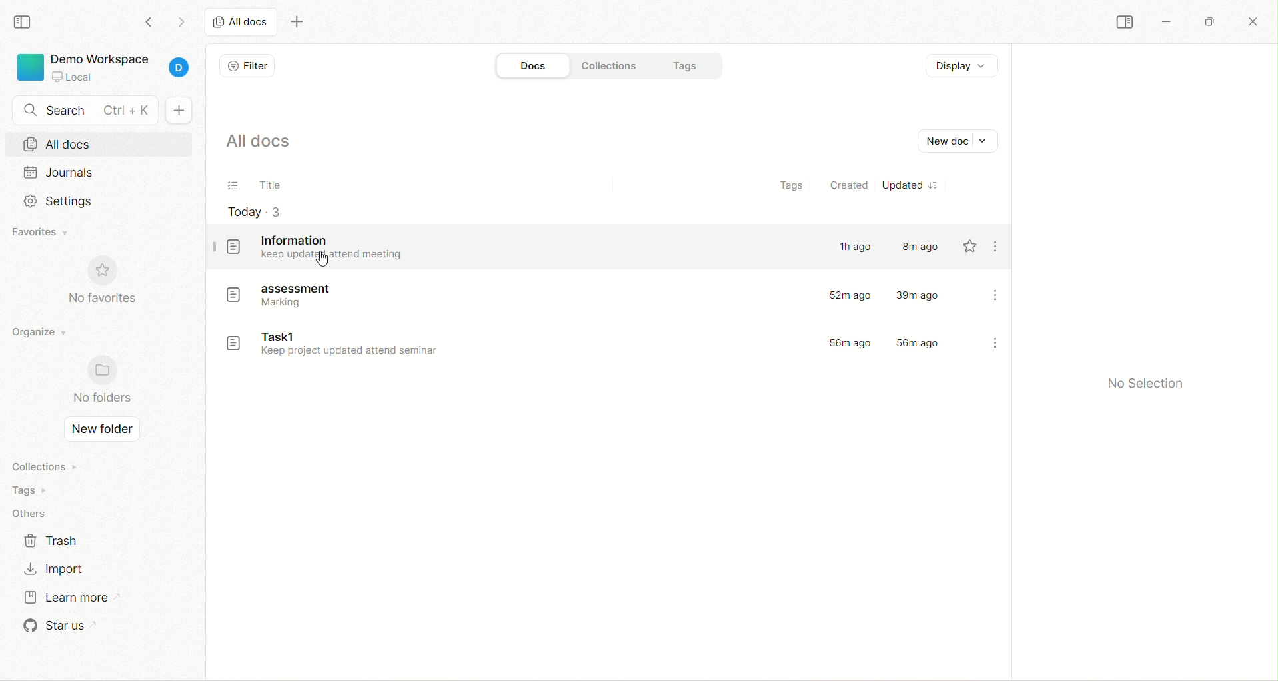 The image size is (1278, 681). Describe the element at coordinates (57, 541) in the screenshot. I see `trash` at that location.